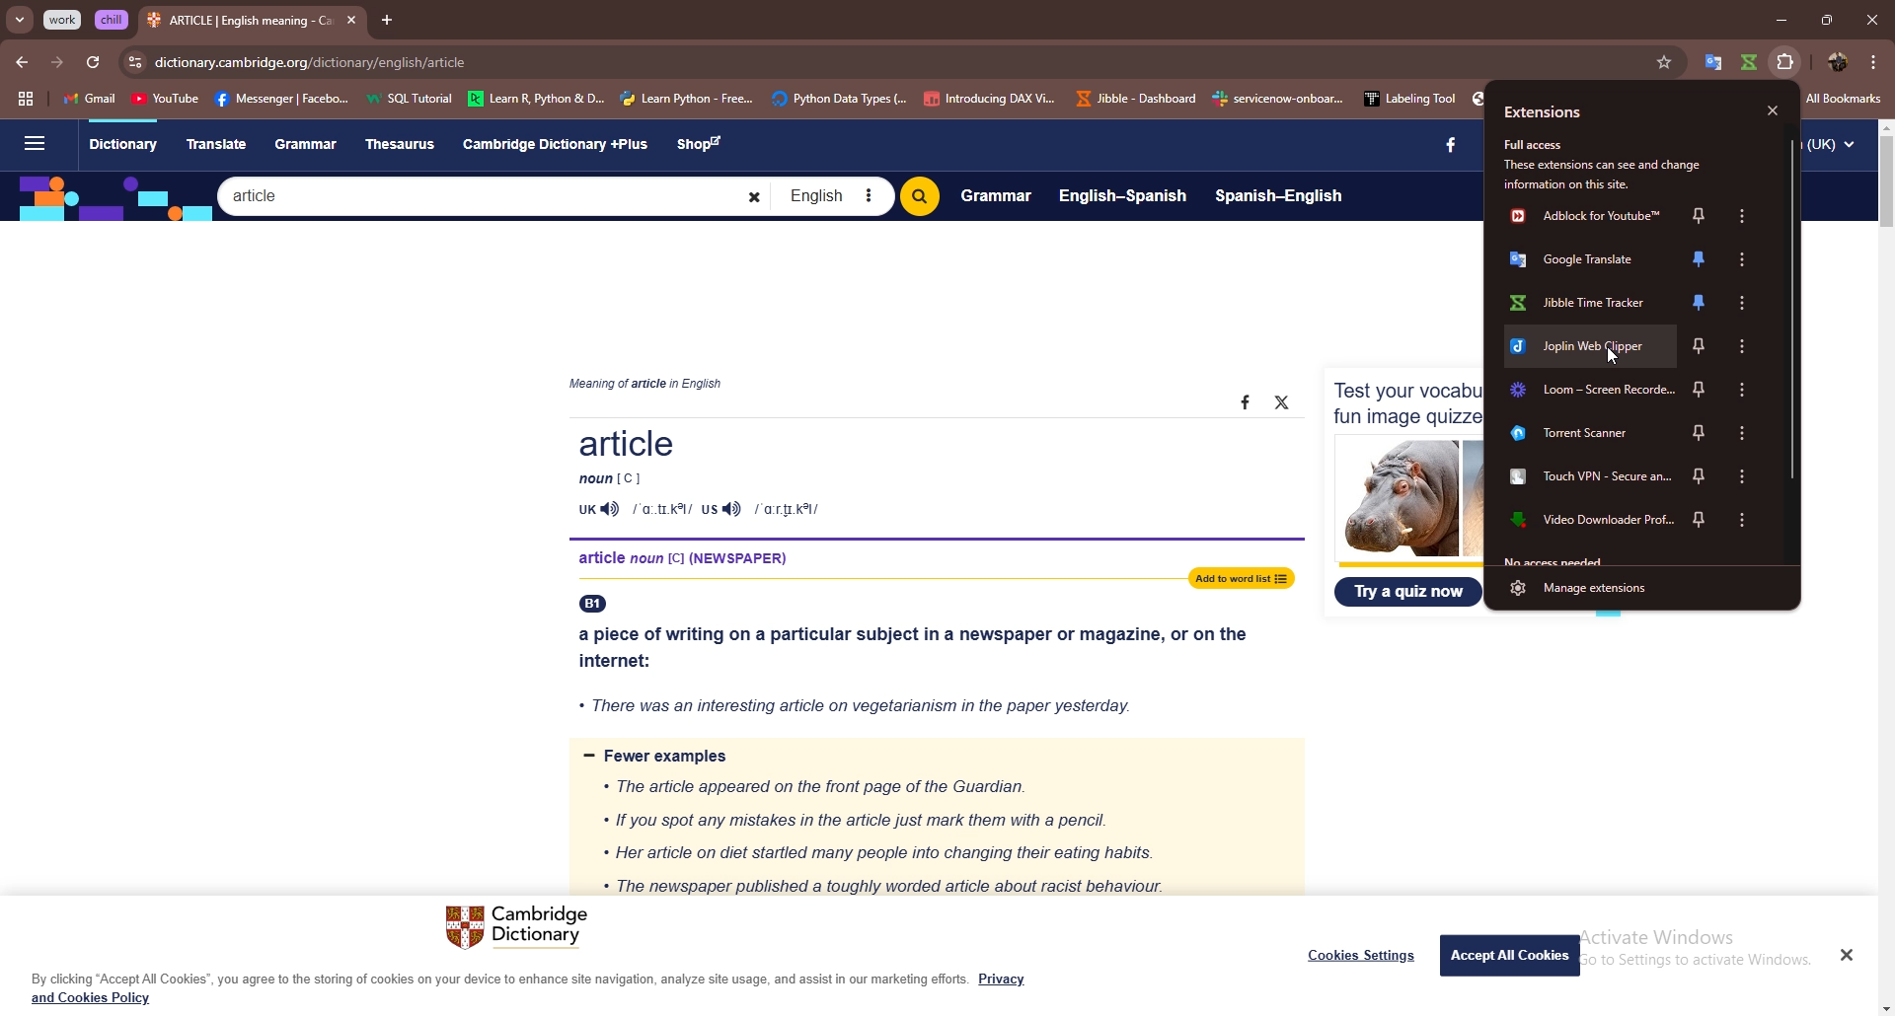  Describe the element at coordinates (1512, 954) in the screenshot. I see ` Accept All Cookies` at that location.